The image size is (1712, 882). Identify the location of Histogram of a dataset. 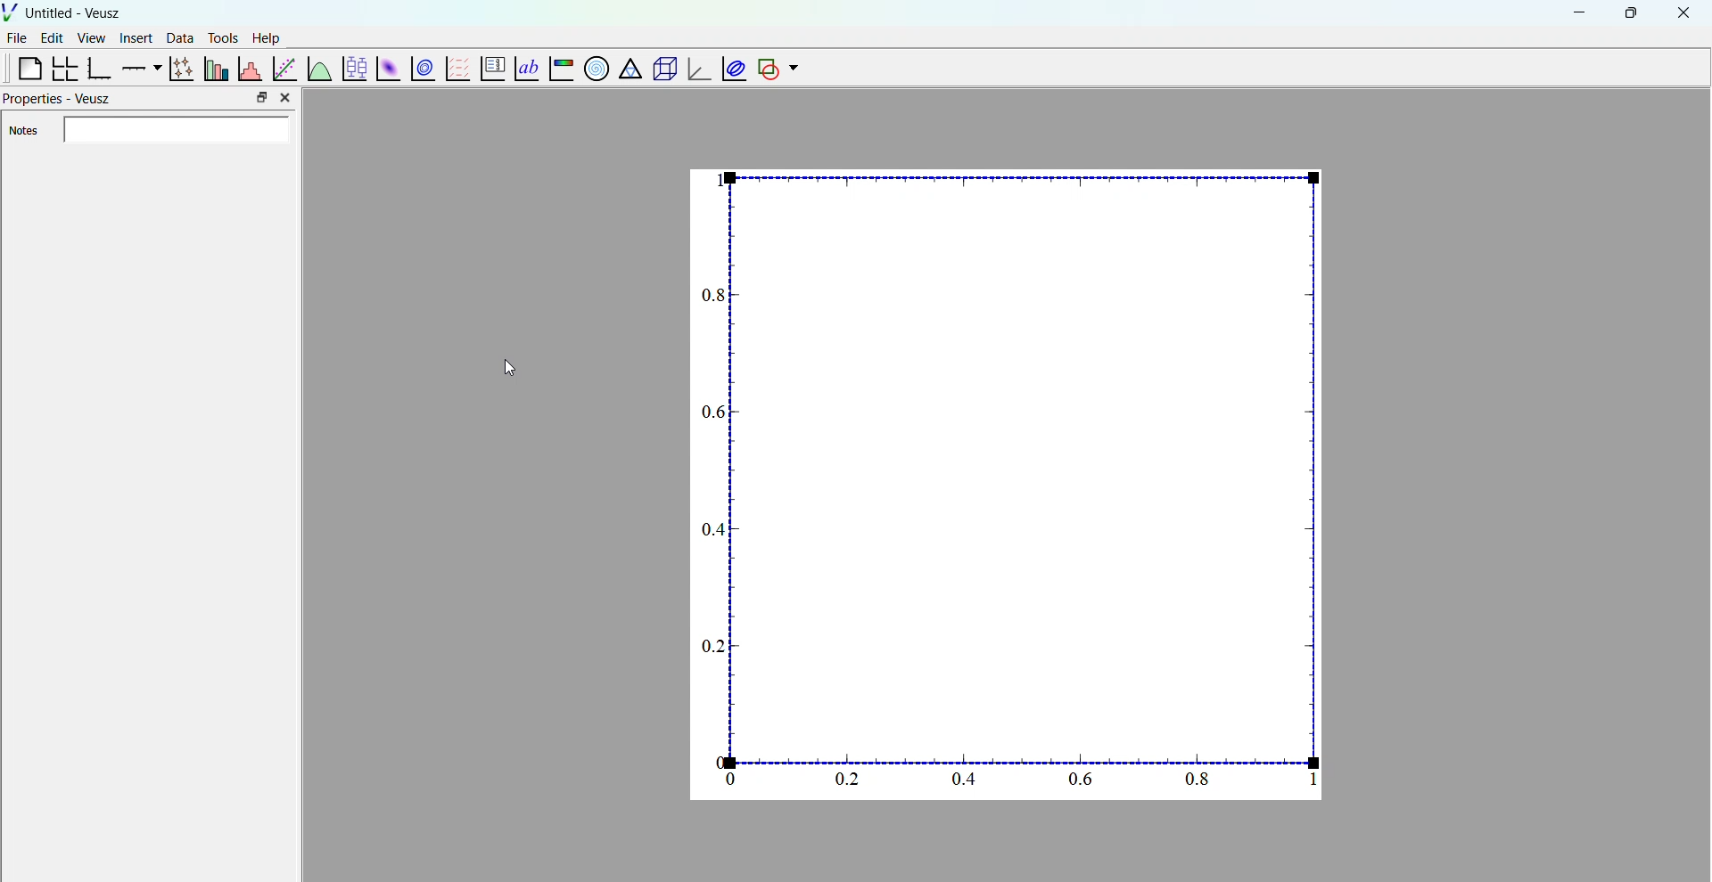
(249, 67).